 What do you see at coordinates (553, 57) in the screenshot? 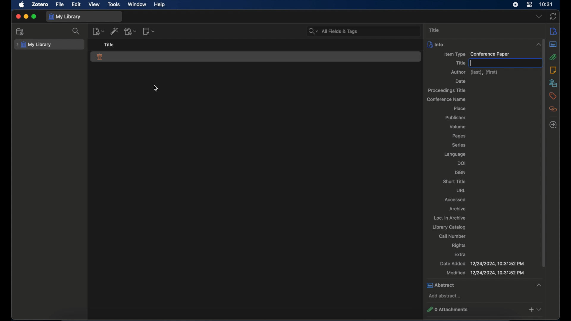
I see `attachments` at bounding box center [553, 57].